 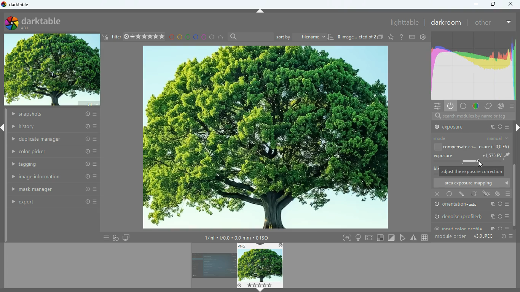 I want to click on search, so click(x=470, y=116).